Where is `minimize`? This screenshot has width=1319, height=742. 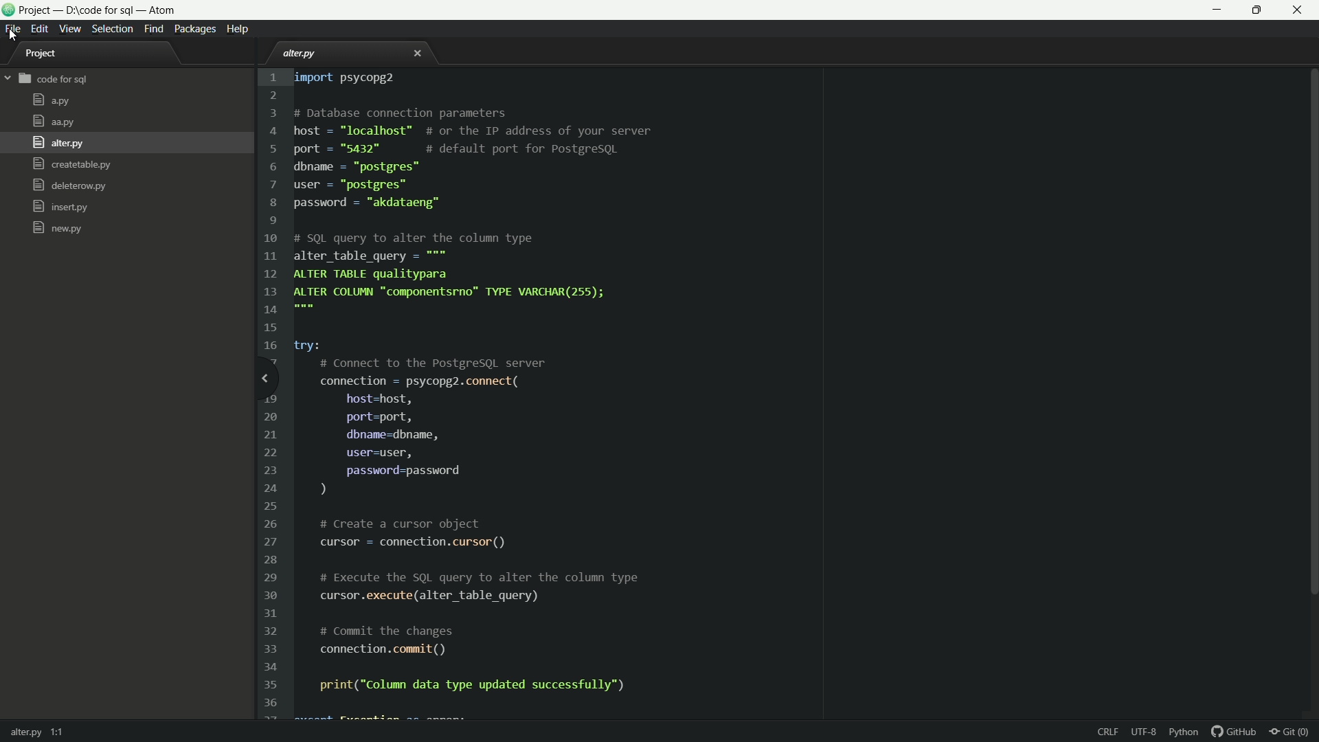 minimize is located at coordinates (1218, 10).